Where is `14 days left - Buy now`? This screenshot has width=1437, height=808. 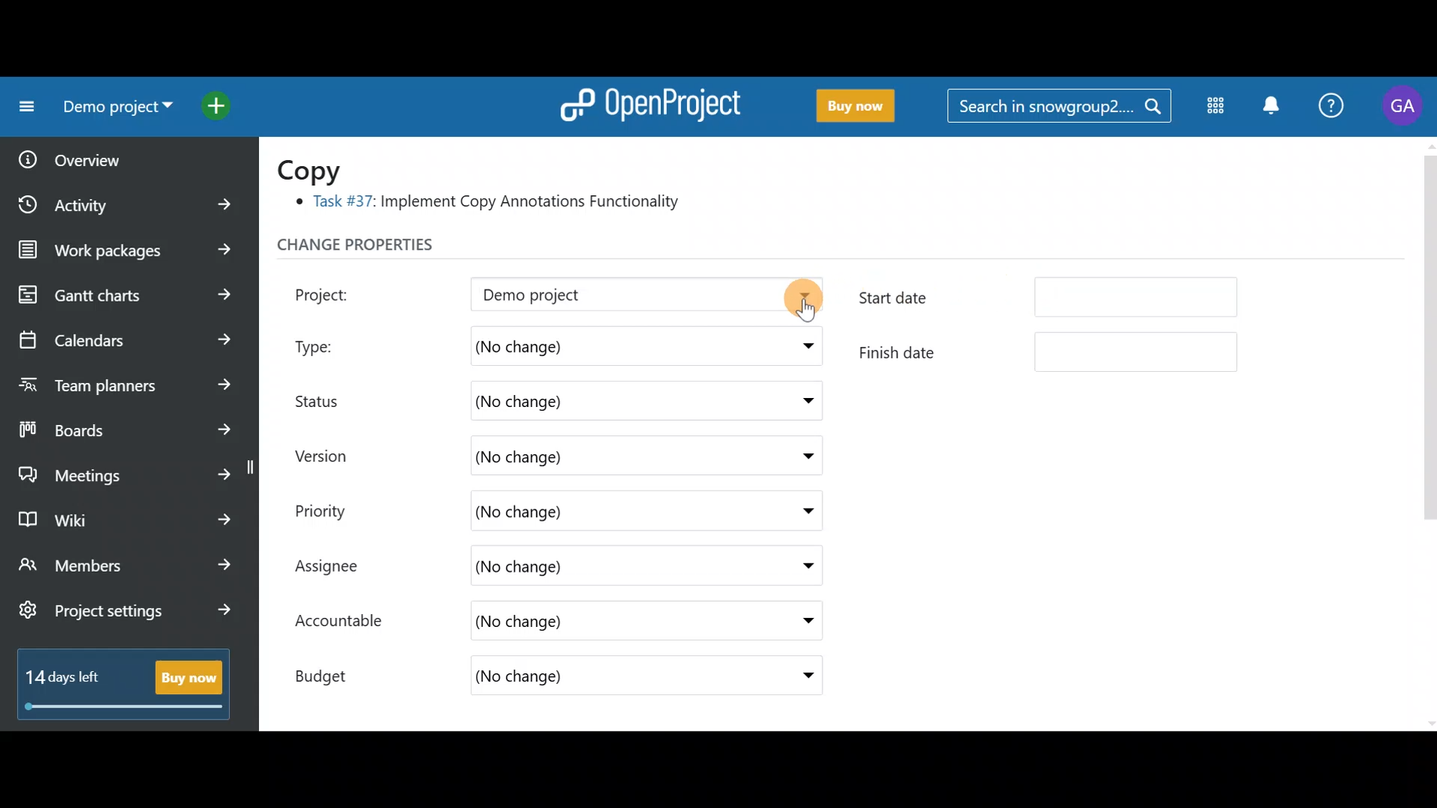 14 days left - Buy now is located at coordinates (117, 681).